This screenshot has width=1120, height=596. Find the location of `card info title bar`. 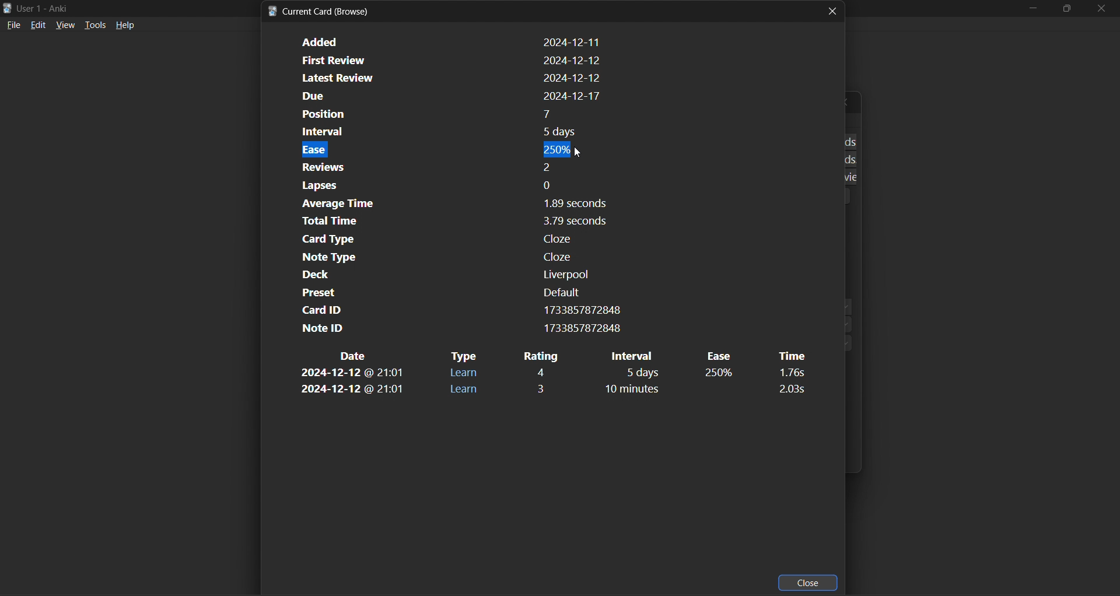

card info title bar is located at coordinates (321, 11).